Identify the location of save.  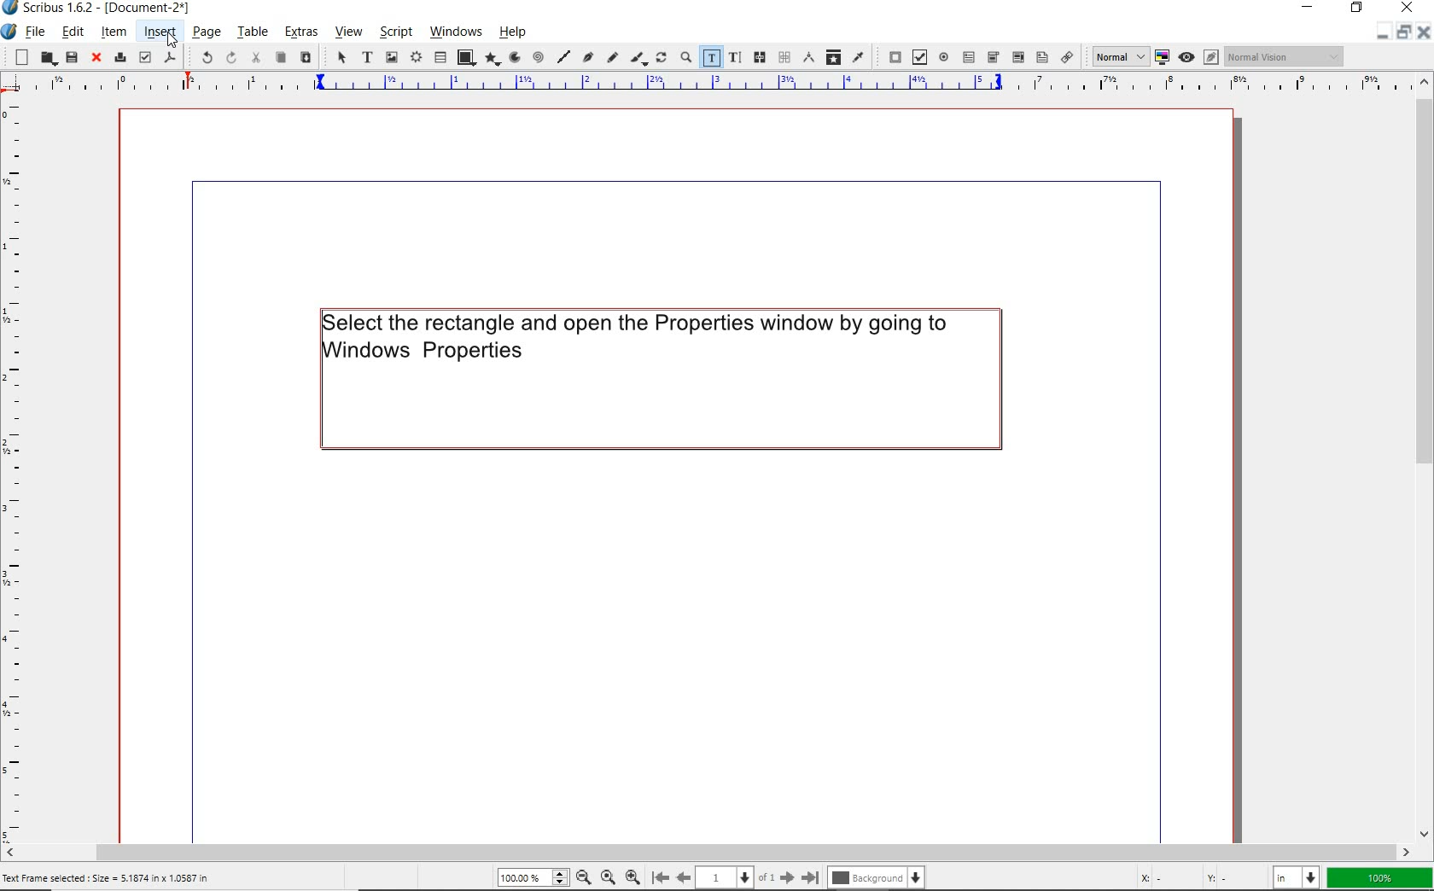
(71, 57).